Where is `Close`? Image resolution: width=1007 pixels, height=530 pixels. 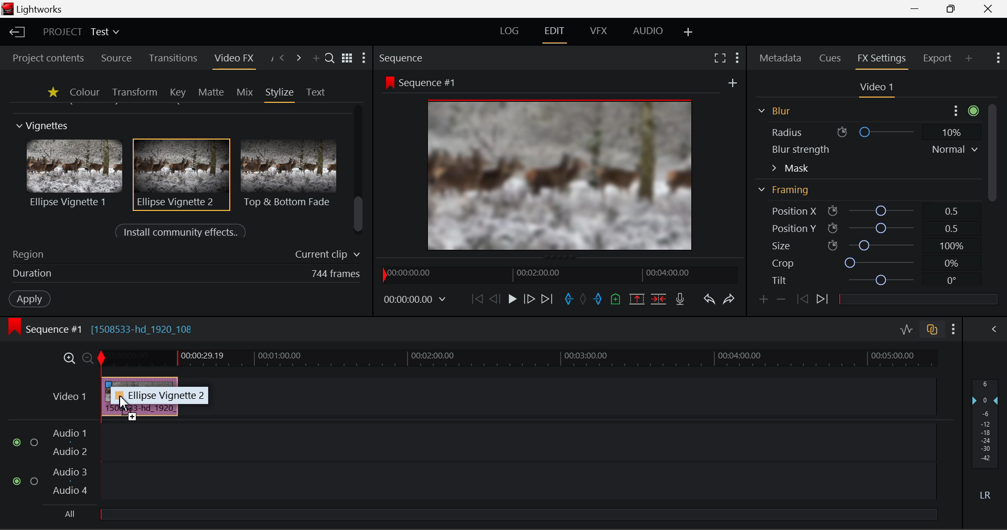 Close is located at coordinates (987, 8).